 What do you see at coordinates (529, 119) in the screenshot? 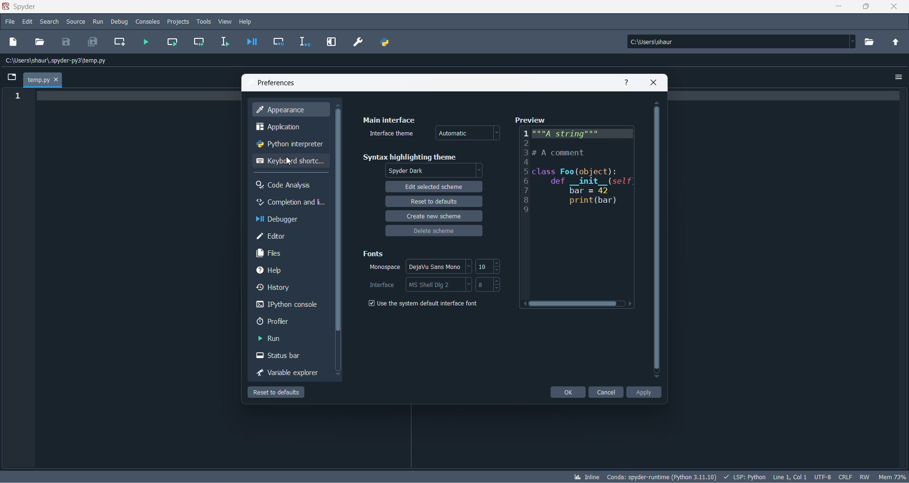
I see `preview` at bounding box center [529, 119].